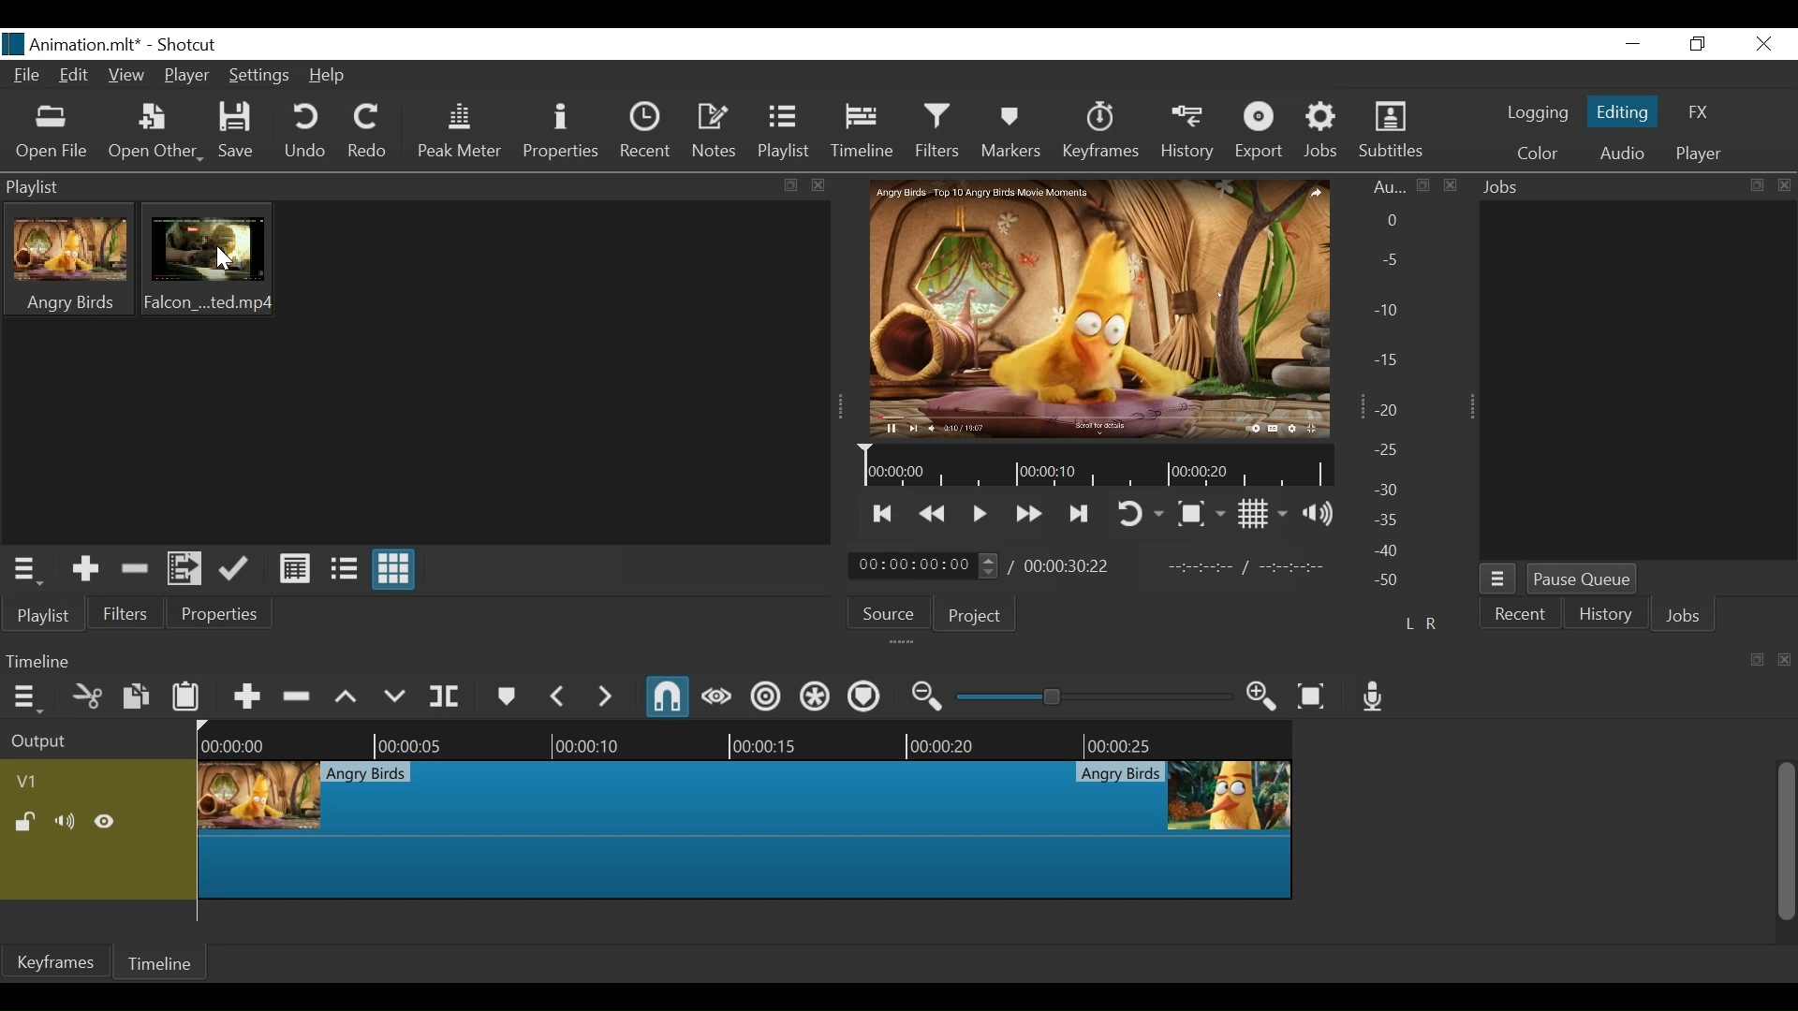 This screenshot has height=1011, width=1798. I want to click on Media Viewer, so click(1098, 308).